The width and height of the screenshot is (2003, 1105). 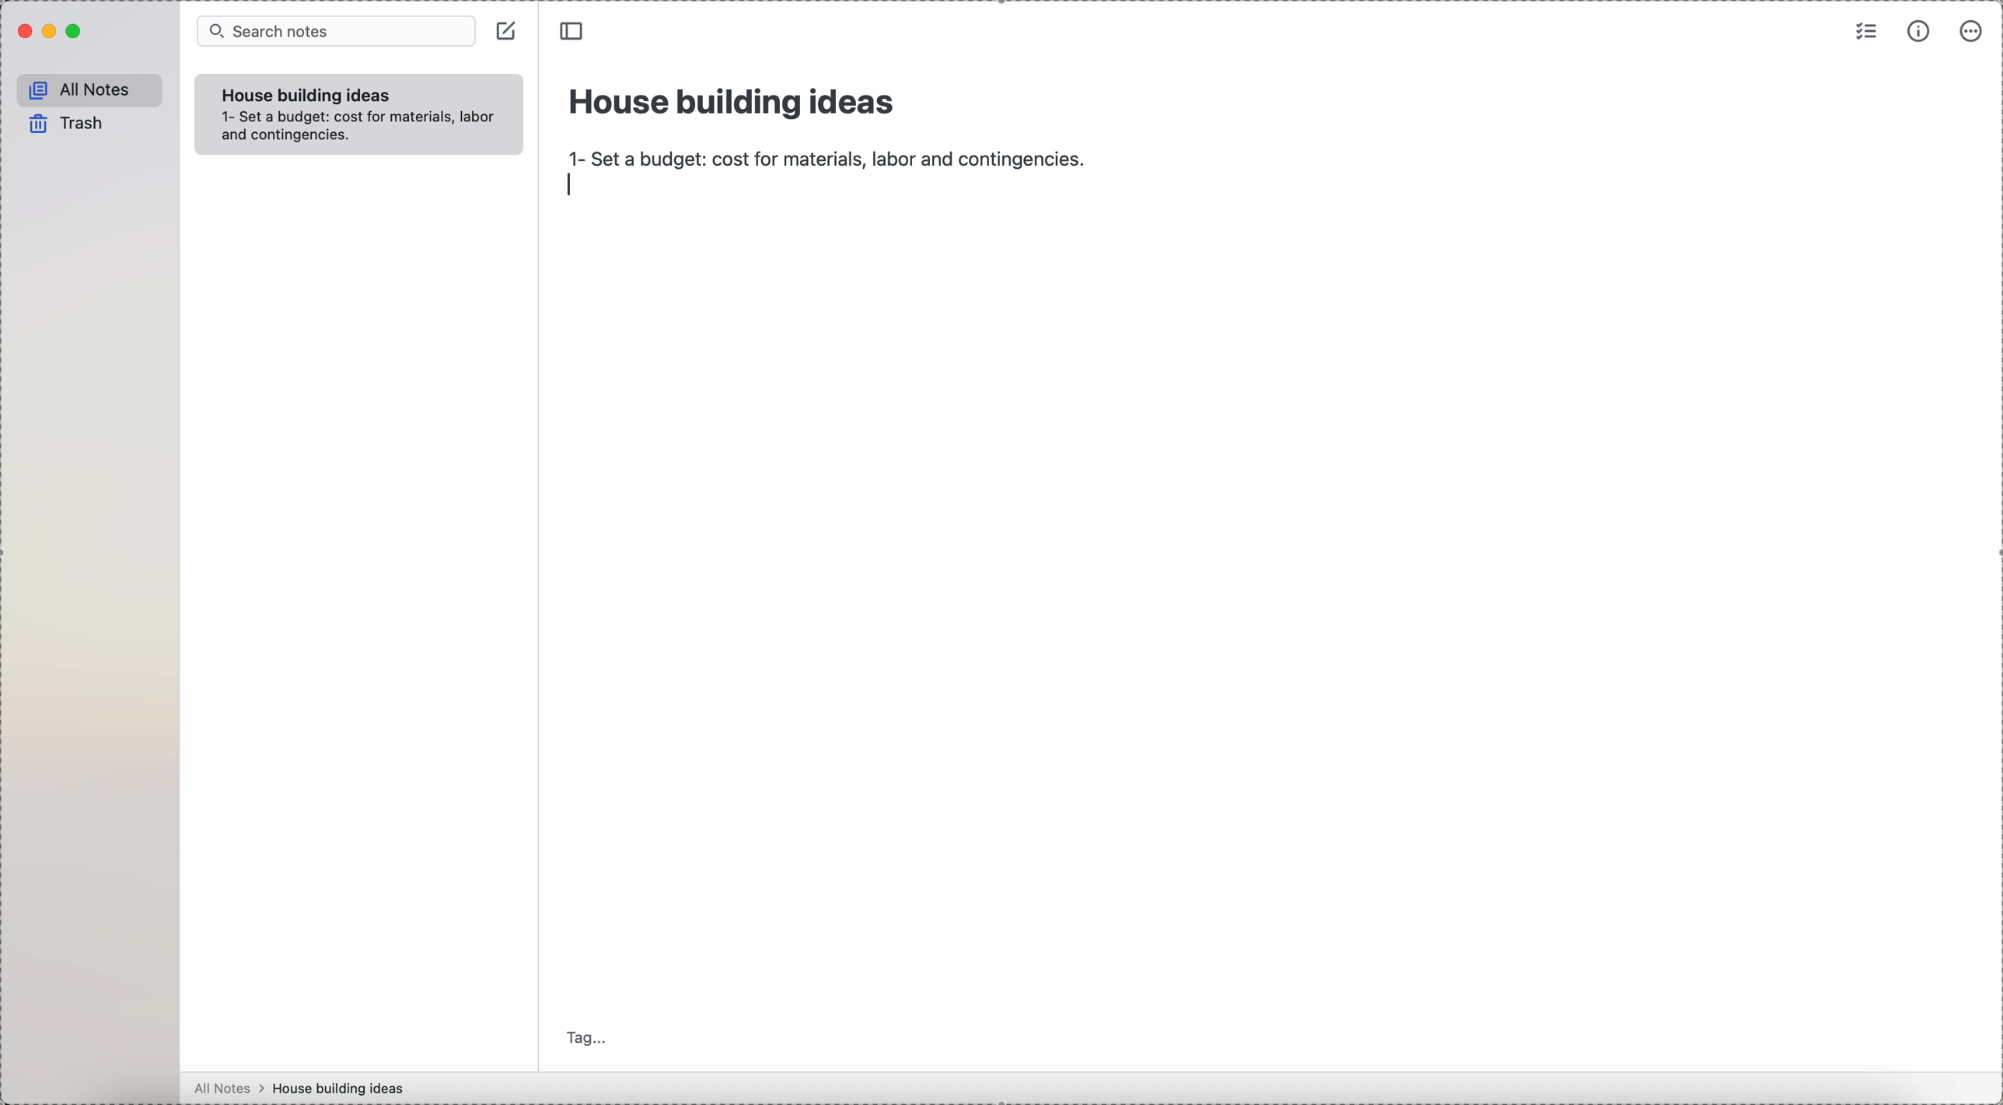 What do you see at coordinates (334, 32) in the screenshot?
I see `search bar` at bounding box center [334, 32].